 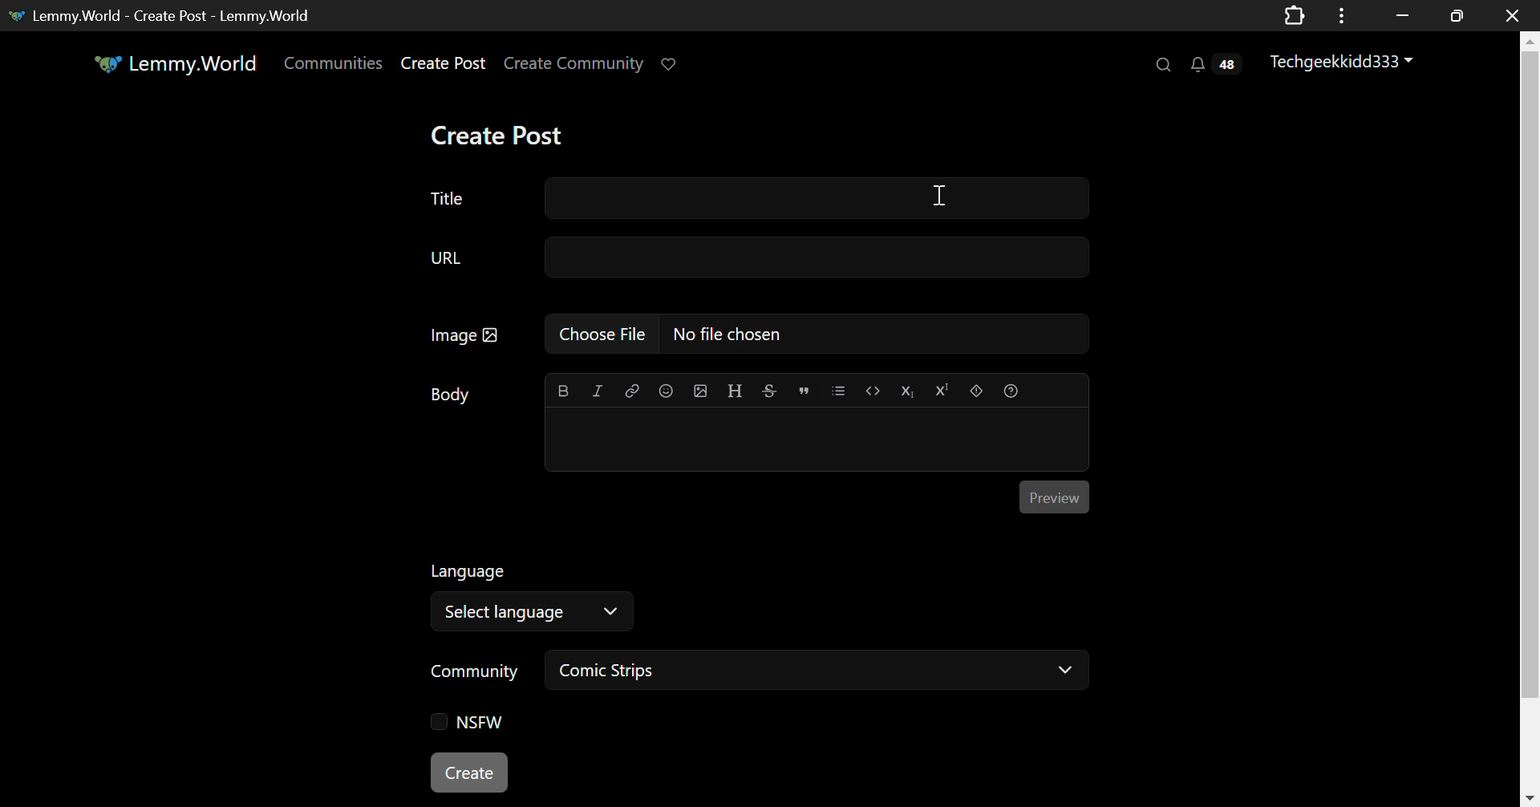 I want to click on Community, so click(x=471, y=672).